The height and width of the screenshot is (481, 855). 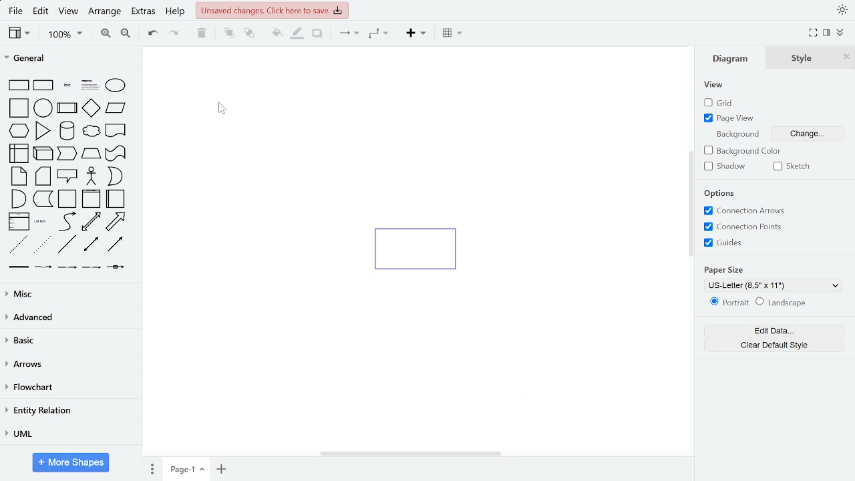 What do you see at coordinates (691, 203) in the screenshot?
I see `vertical scrollbar` at bounding box center [691, 203].